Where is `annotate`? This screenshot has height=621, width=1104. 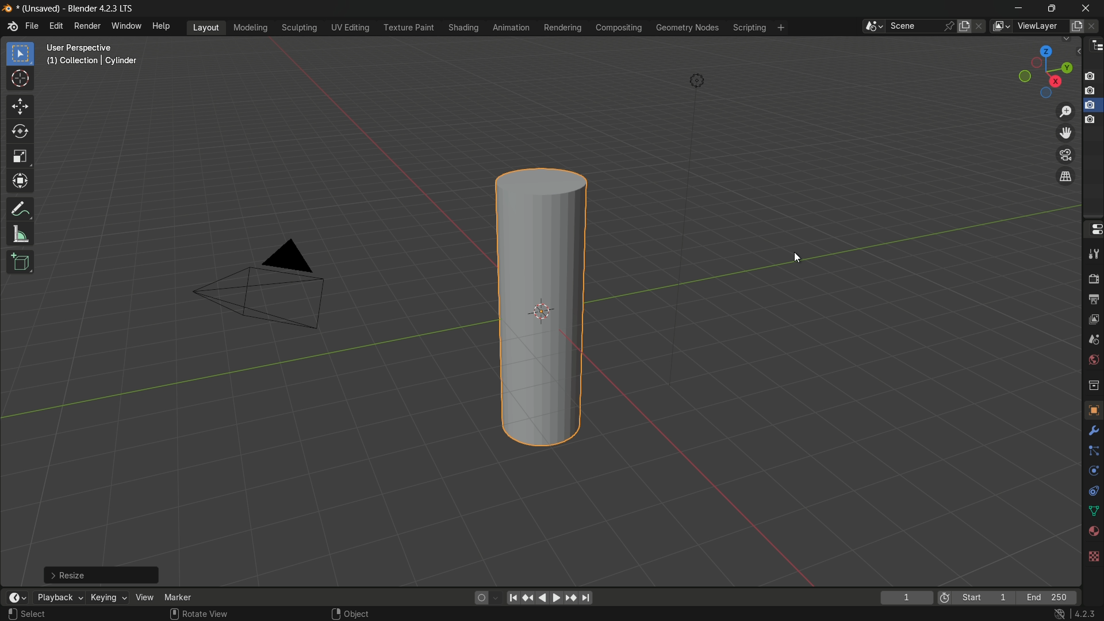 annotate is located at coordinates (20, 210).